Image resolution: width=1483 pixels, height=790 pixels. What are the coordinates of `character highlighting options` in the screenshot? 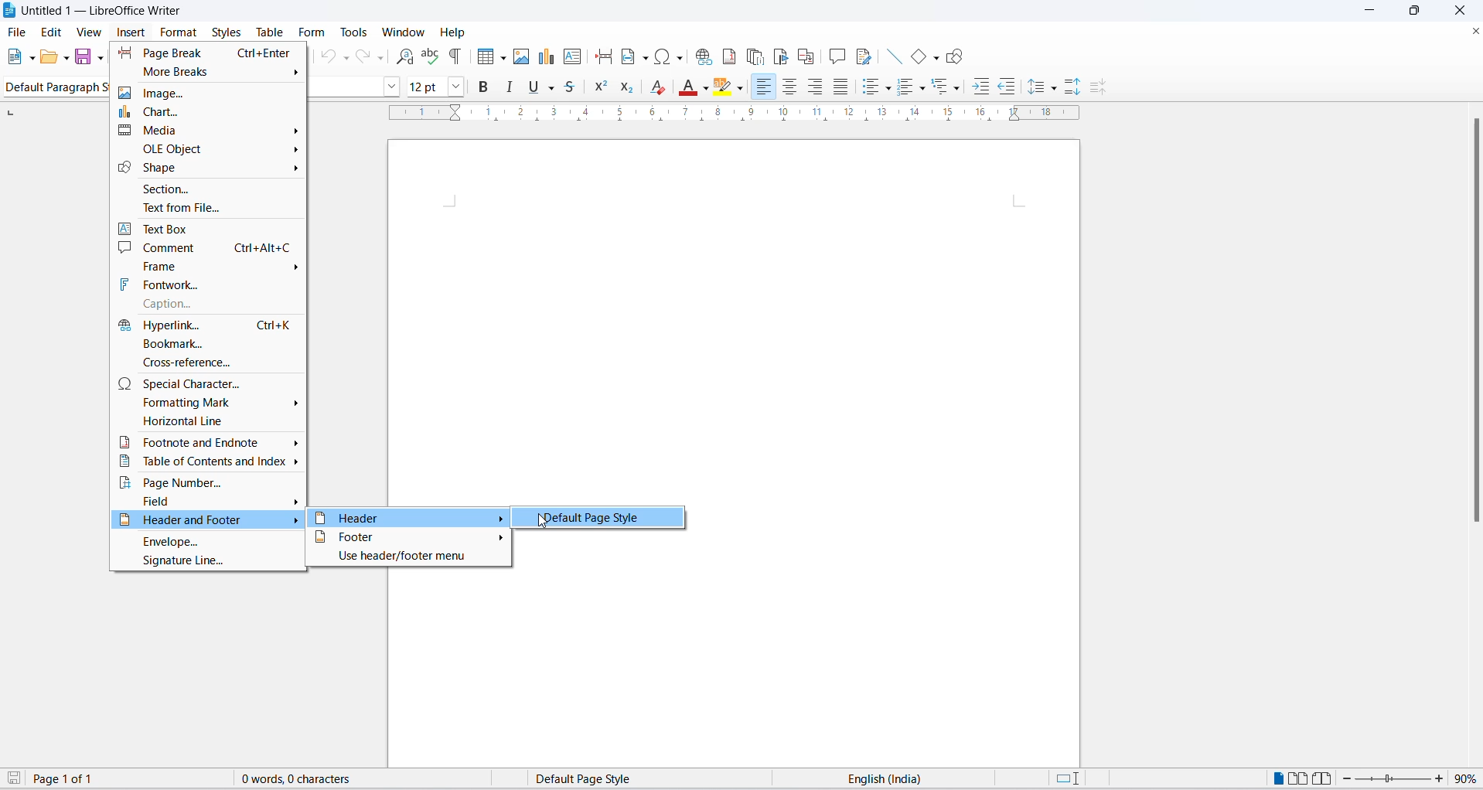 It's located at (743, 87).